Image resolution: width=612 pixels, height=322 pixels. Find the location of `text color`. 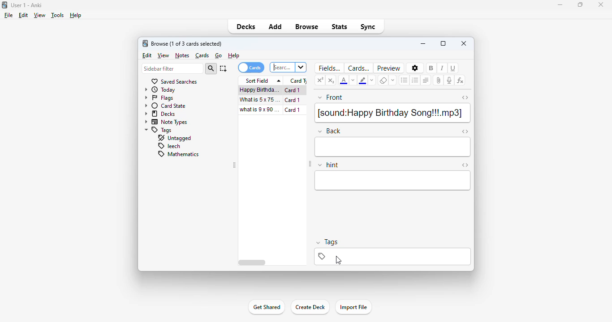

text color is located at coordinates (344, 80).